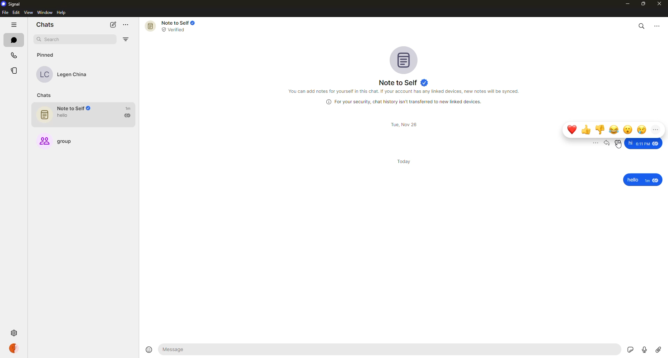 The image size is (668, 358). I want to click on new chat, so click(113, 25).